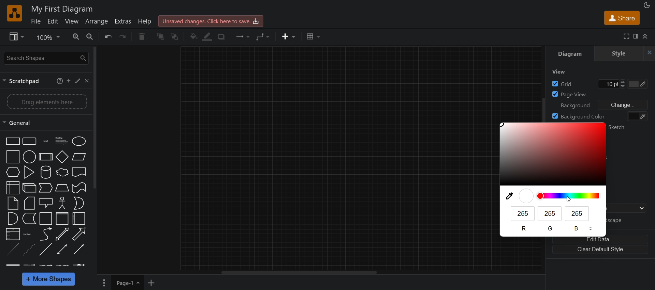 The height and width of the screenshot is (290, 655). What do you see at coordinates (636, 36) in the screenshot?
I see `format` at bounding box center [636, 36].